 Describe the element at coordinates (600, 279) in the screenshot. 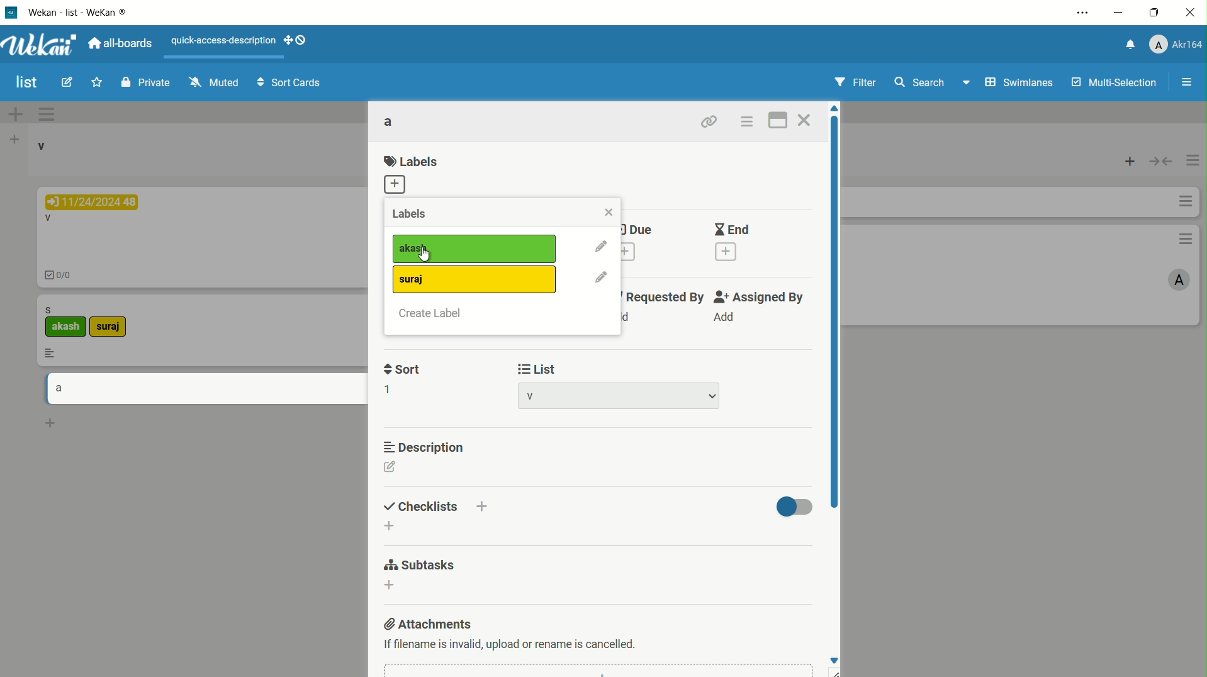

I see `edit` at that location.